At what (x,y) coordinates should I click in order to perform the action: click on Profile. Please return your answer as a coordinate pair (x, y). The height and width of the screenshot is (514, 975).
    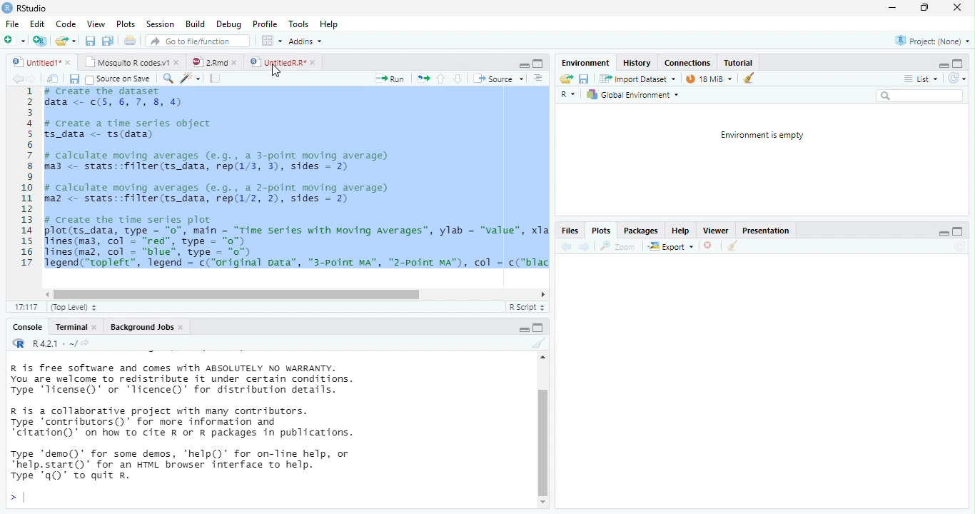
    Looking at the image, I should click on (265, 24).